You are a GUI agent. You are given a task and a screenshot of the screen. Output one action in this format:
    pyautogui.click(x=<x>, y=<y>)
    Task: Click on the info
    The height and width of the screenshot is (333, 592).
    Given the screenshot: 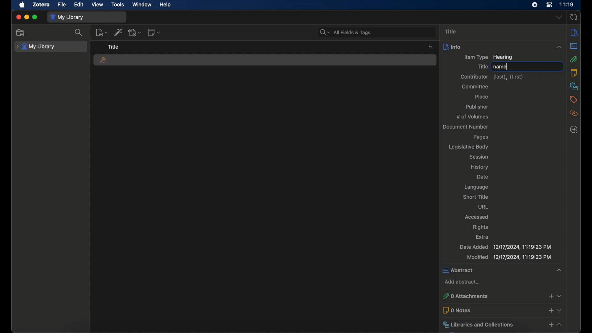 What is the action you would take?
    pyautogui.click(x=574, y=33)
    